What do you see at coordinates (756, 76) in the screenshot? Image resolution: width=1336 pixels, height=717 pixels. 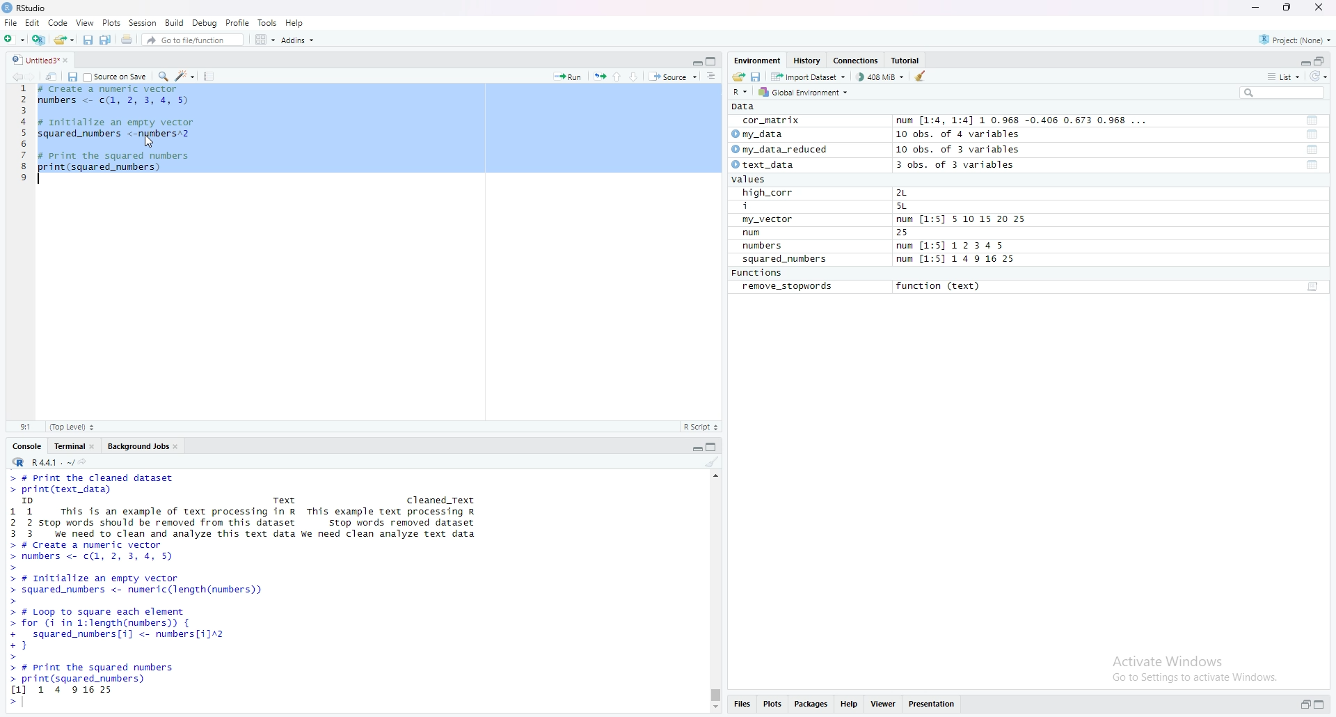 I see `save workspace` at bounding box center [756, 76].